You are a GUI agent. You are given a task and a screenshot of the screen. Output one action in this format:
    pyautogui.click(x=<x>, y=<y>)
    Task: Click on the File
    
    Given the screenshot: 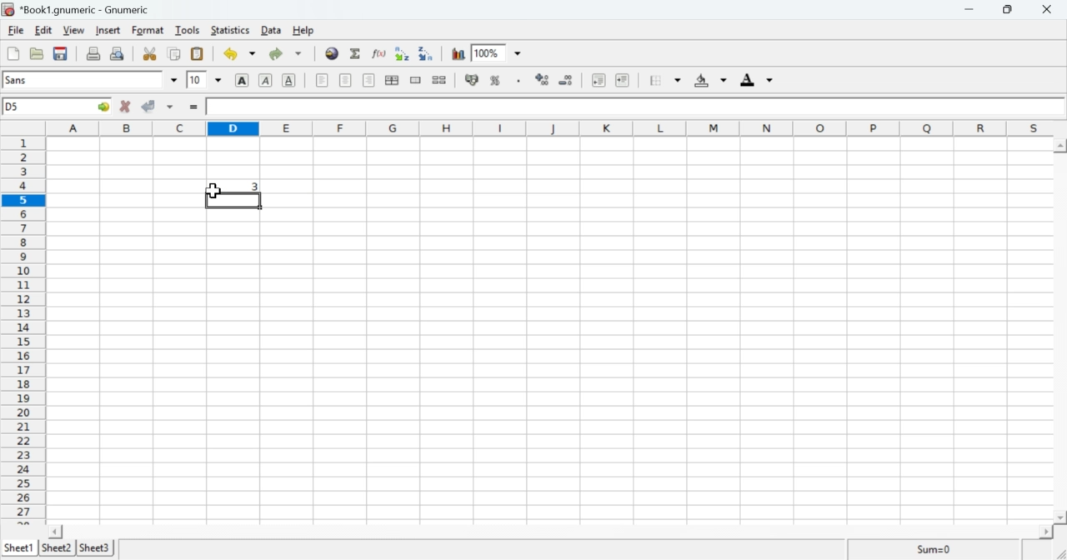 What is the action you would take?
    pyautogui.click(x=16, y=31)
    